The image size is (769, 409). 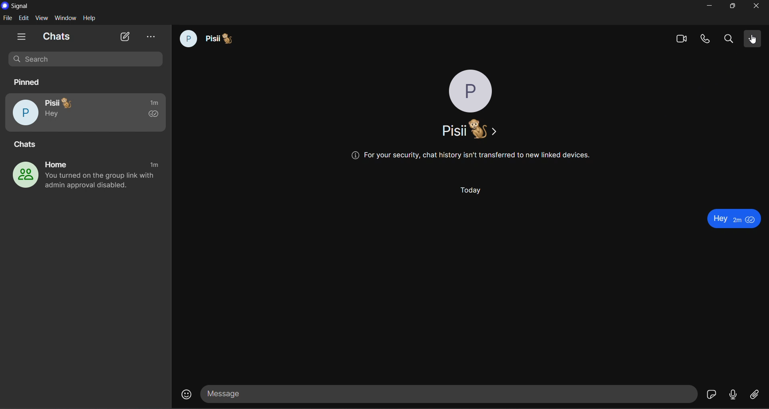 I want to click on profile phot, so click(x=472, y=92).